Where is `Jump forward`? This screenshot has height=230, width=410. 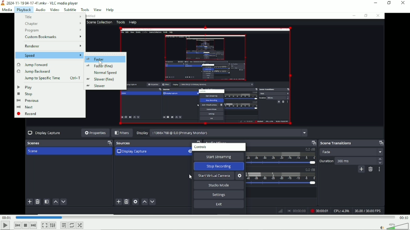 Jump forward is located at coordinates (48, 64).